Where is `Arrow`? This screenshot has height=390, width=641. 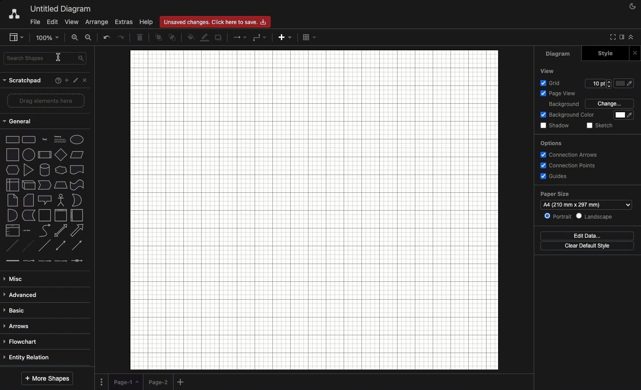
Arrow is located at coordinates (240, 37).